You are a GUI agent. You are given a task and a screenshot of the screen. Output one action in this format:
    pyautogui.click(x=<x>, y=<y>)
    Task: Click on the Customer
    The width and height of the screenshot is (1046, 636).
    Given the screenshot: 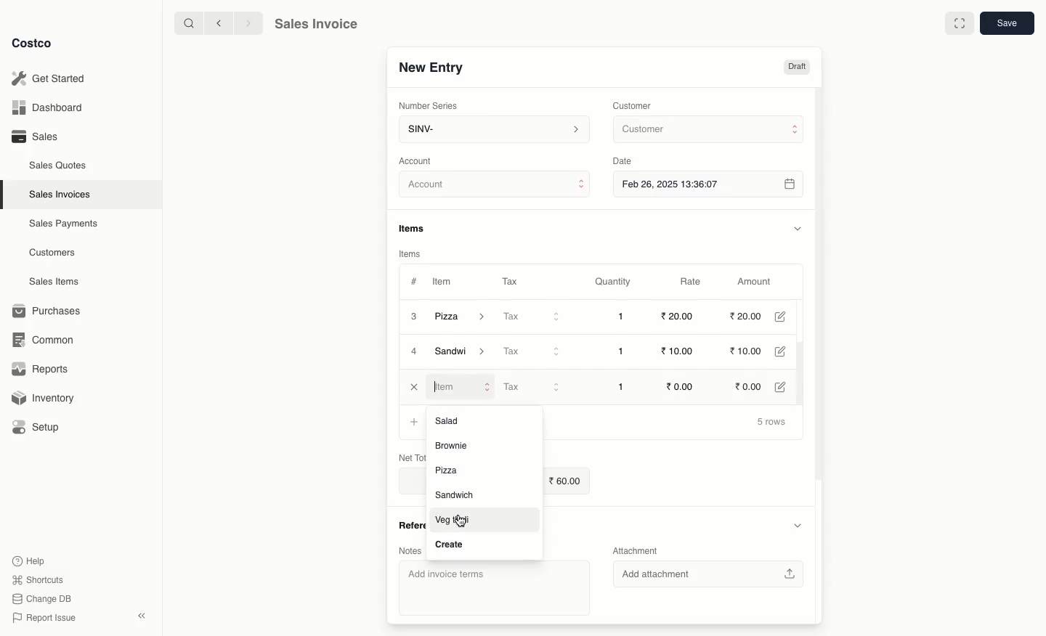 What is the action you would take?
    pyautogui.click(x=707, y=130)
    